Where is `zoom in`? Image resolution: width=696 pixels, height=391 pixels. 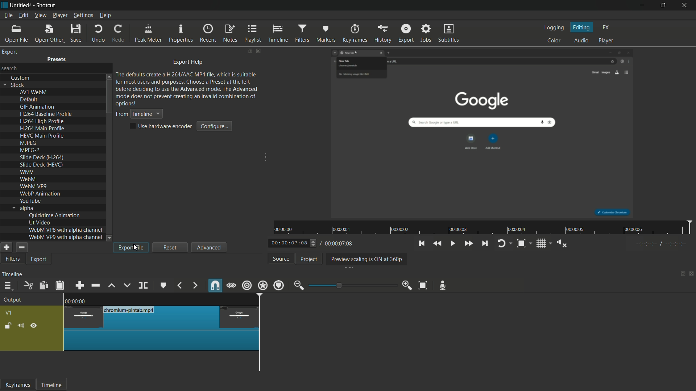
zoom in is located at coordinates (407, 285).